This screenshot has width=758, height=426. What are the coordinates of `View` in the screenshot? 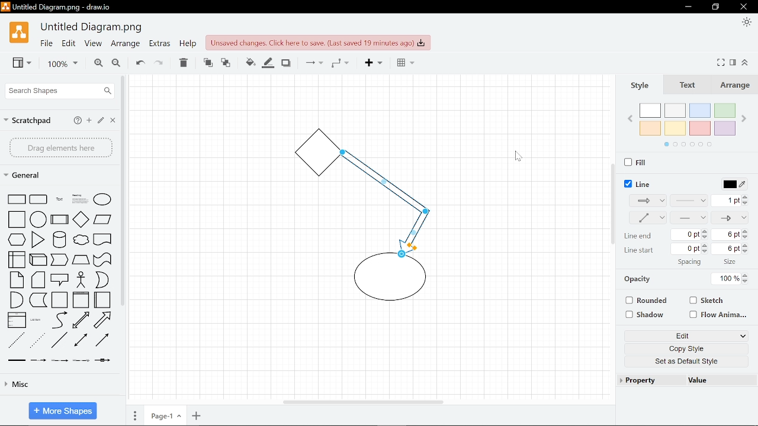 It's located at (18, 64).